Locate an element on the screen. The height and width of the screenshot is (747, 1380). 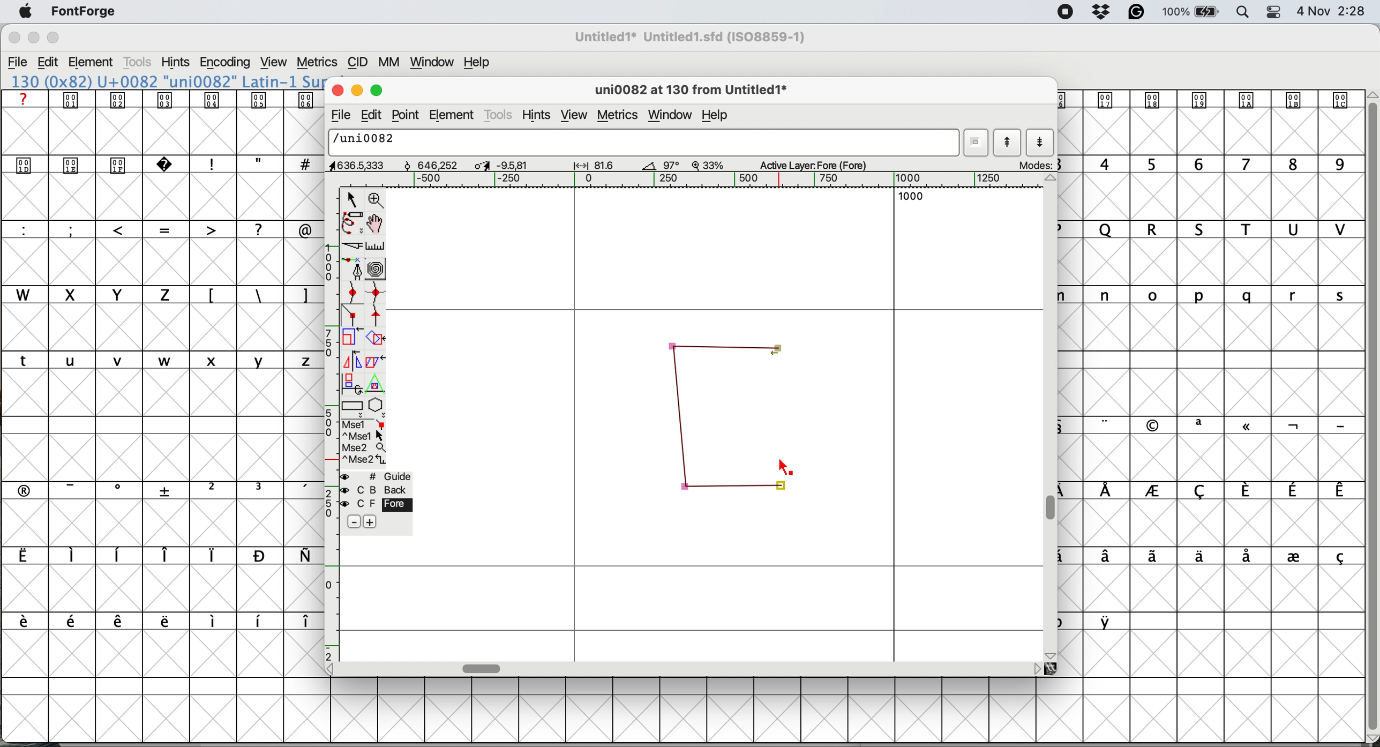
mode is located at coordinates (1033, 165).